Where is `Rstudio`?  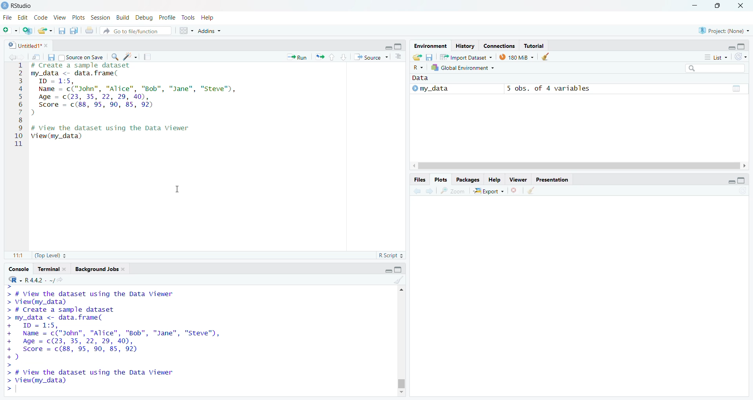 Rstudio is located at coordinates (17, 5).